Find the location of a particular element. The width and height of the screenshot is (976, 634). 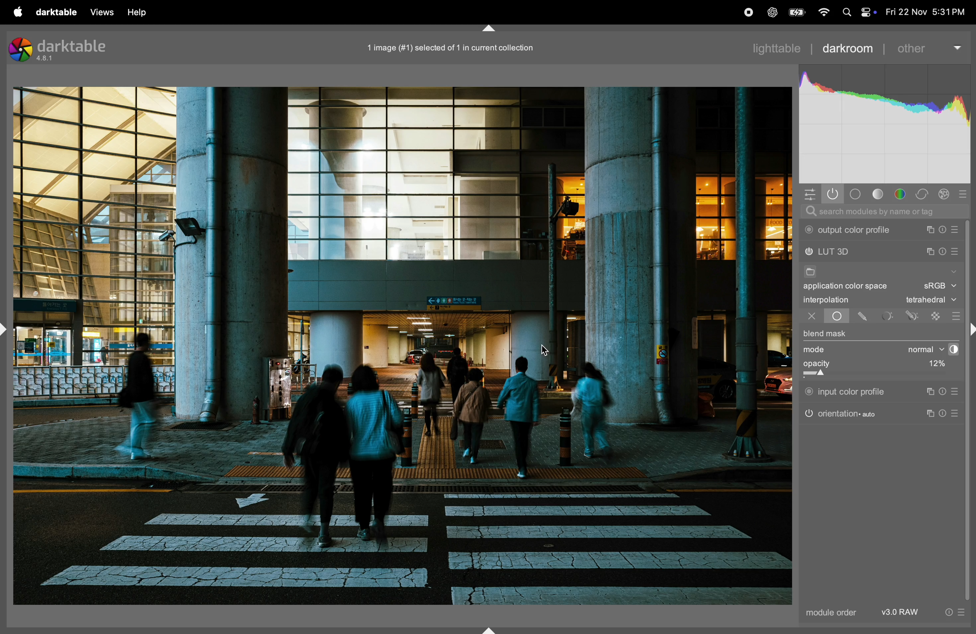

scroll bar is located at coordinates (970, 411).